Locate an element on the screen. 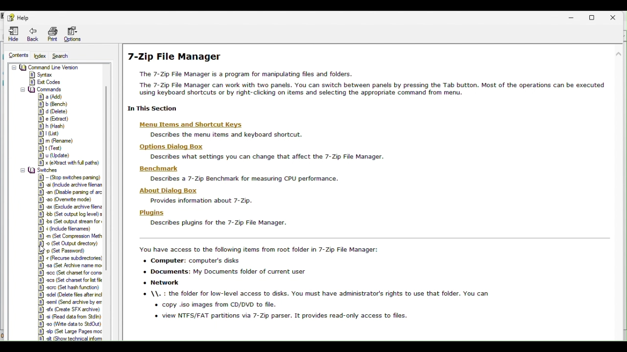  File manager  is located at coordinates (62, 82).